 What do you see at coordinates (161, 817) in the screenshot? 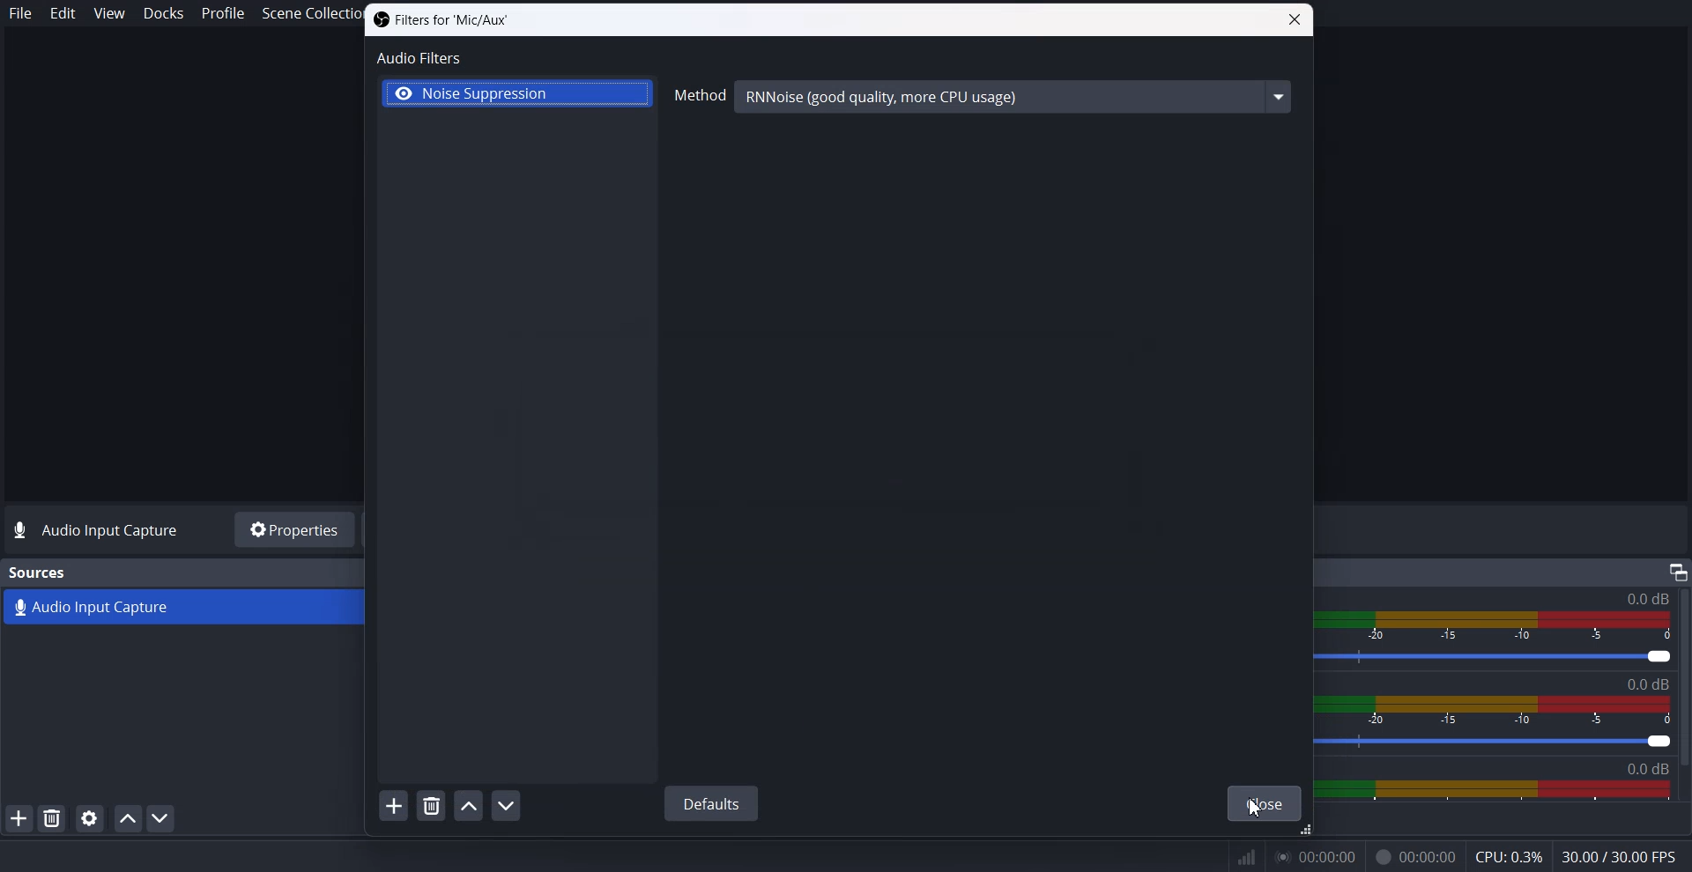
I see `Move Source down` at bounding box center [161, 817].